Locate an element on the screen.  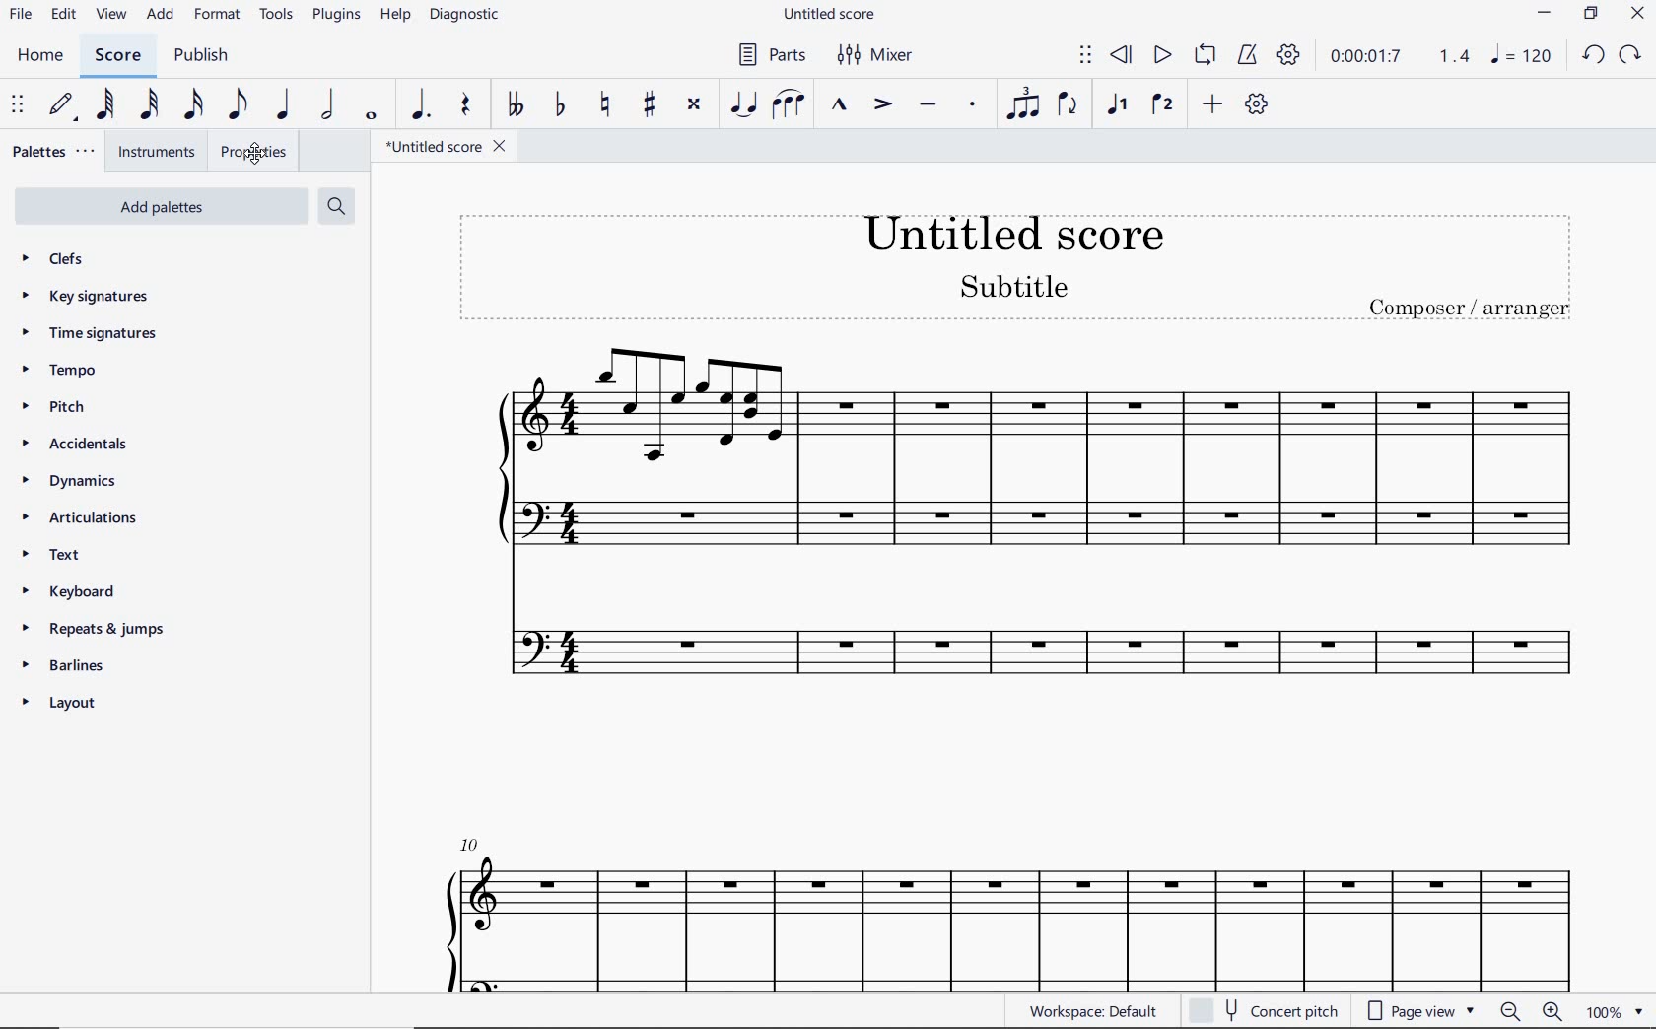
SELECT TO MOVE is located at coordinates (1086, 55).